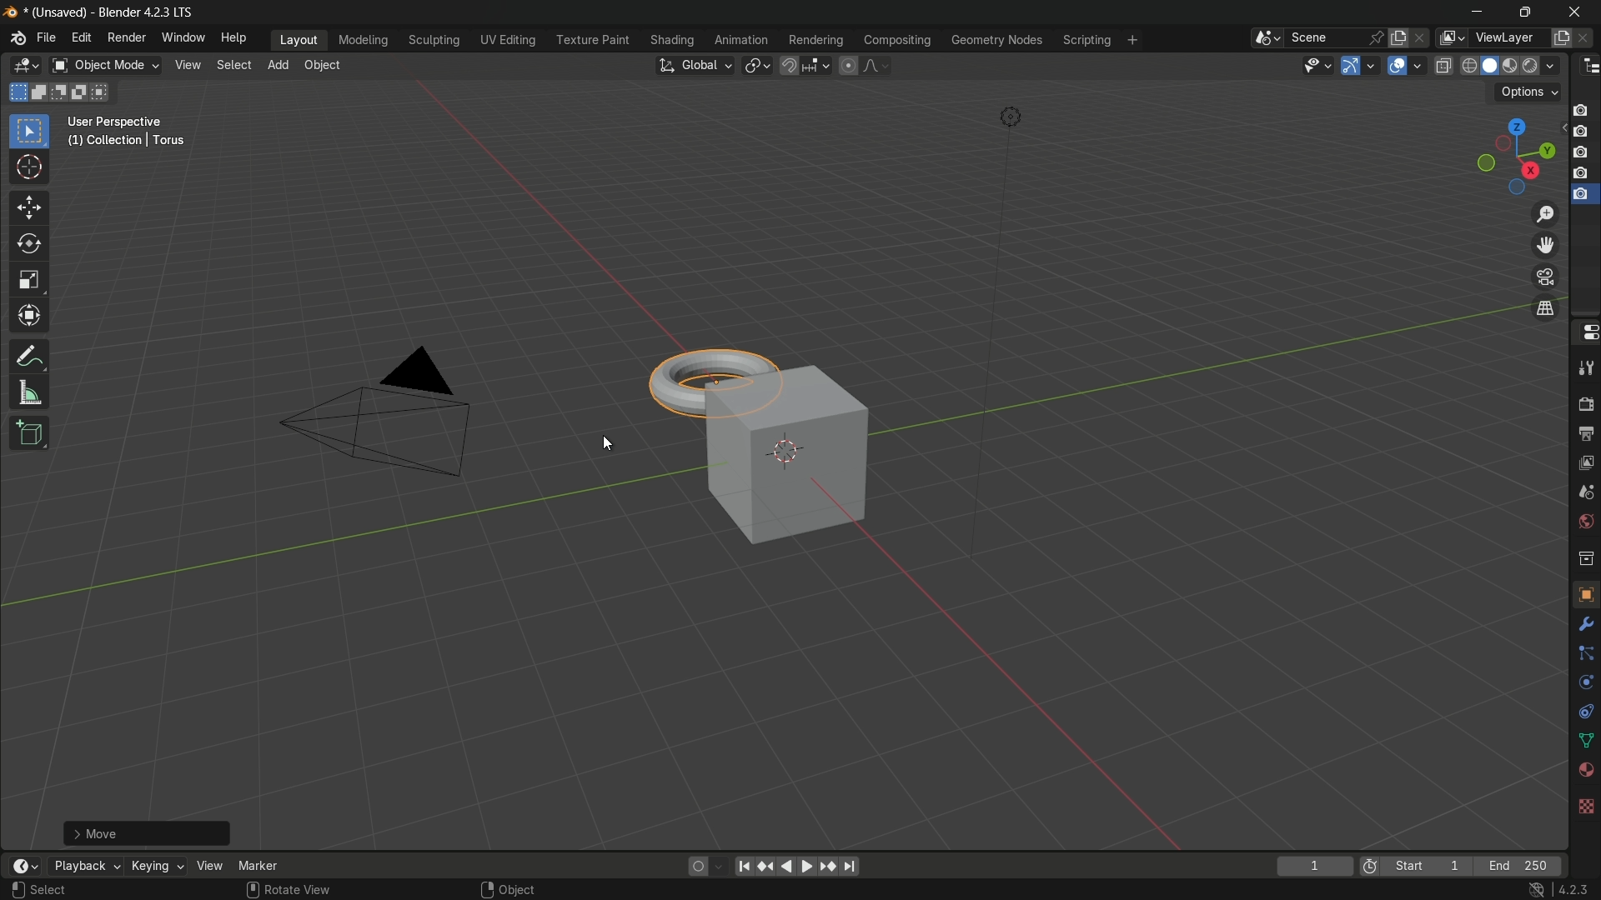 The image size is (1601, 900). What do you see at coordinates (1584, 683) in the screenshot?
I see `physics` at bounding box center [1584, 683].